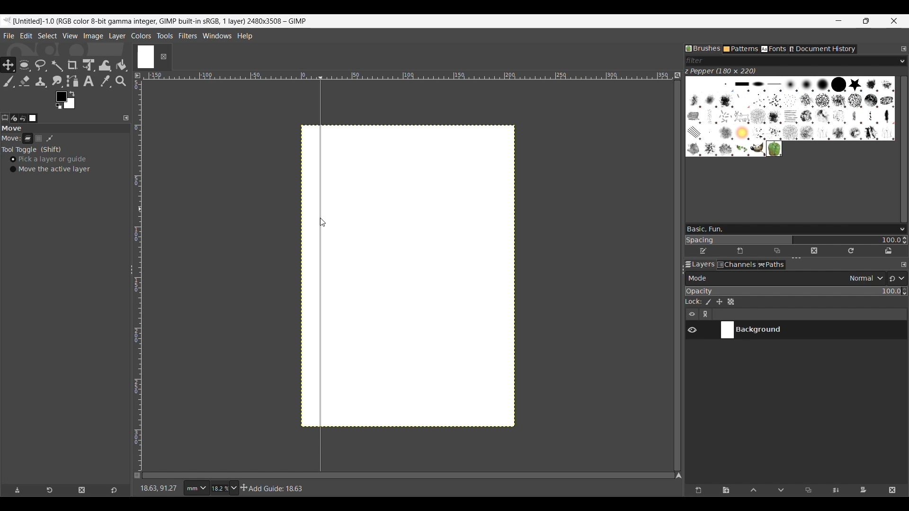 Image resolution: width=909 pixels, height=511 pixels. Describe the element at coordinates (50, 491) in the screenshot. I see `Restore tool preset` at that location.